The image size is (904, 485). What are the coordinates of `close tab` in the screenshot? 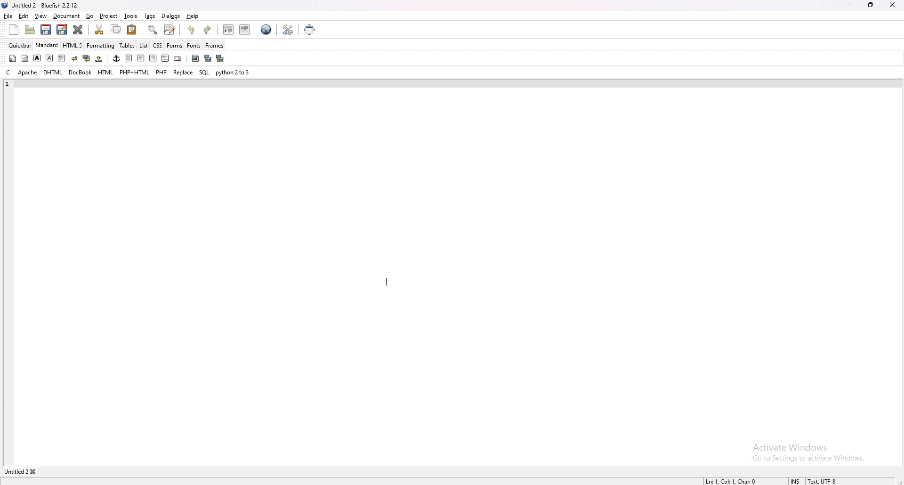 It's located at (36, 471).